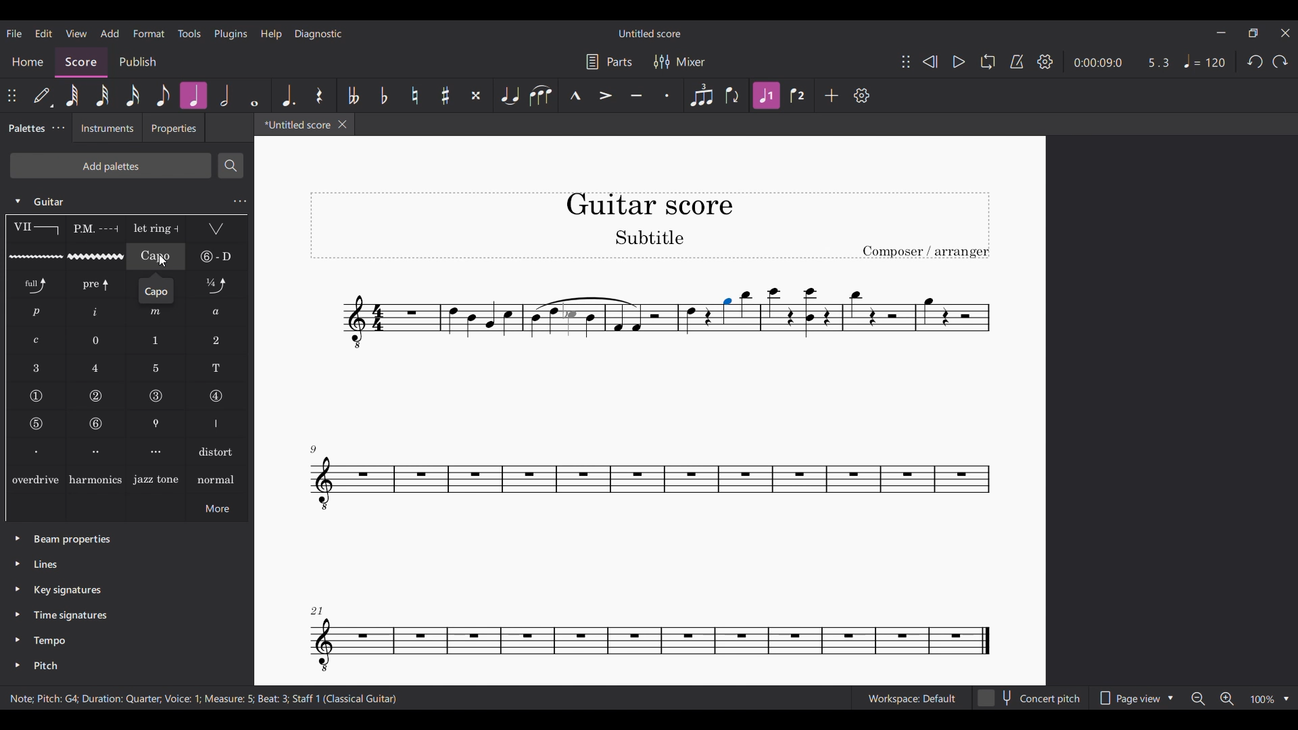 The image size is (1298, 730). I want to click on LH guitar fingering 0, so click(97, 340).